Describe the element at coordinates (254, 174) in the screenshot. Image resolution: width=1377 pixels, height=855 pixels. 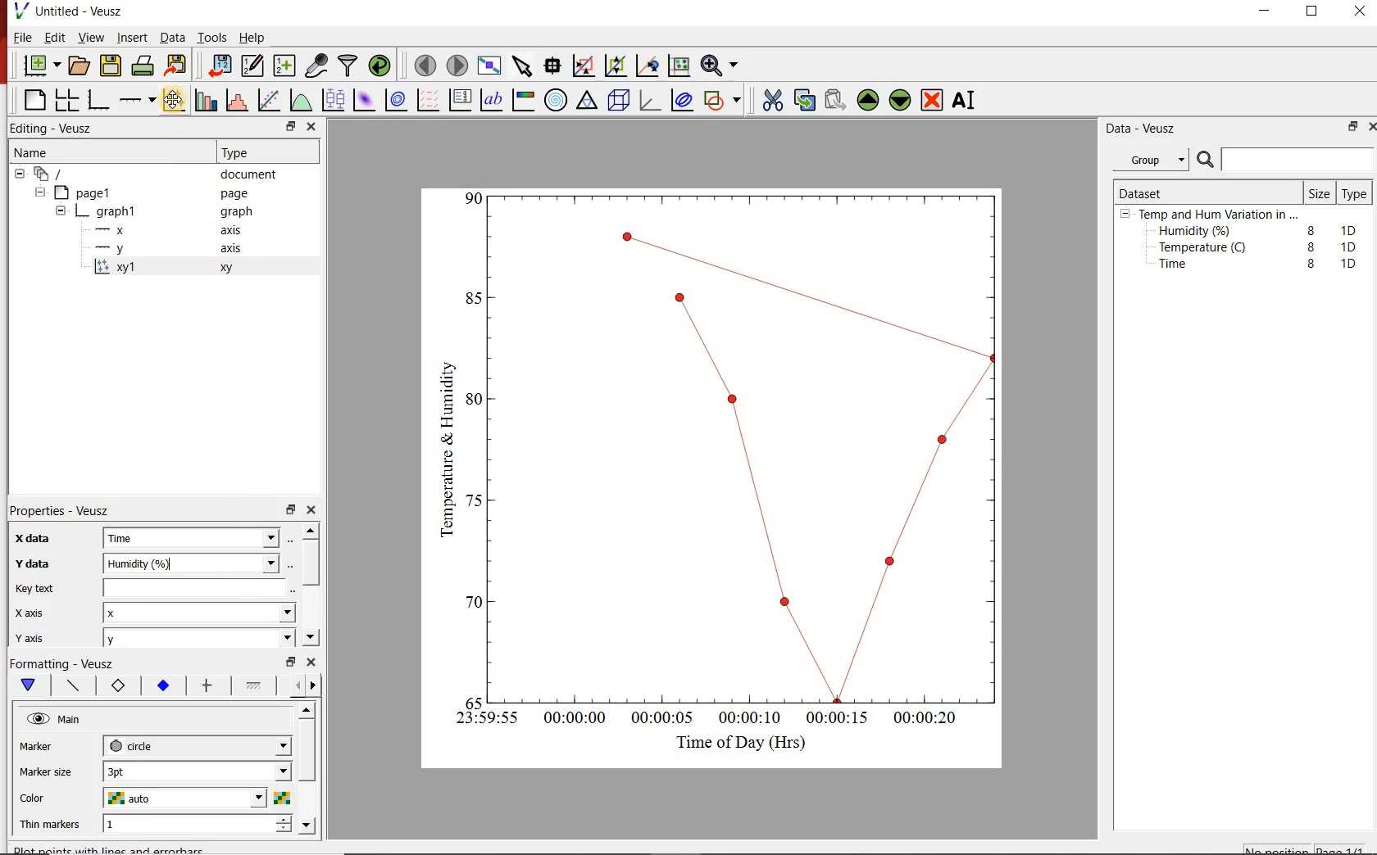
I see `document` at that location.